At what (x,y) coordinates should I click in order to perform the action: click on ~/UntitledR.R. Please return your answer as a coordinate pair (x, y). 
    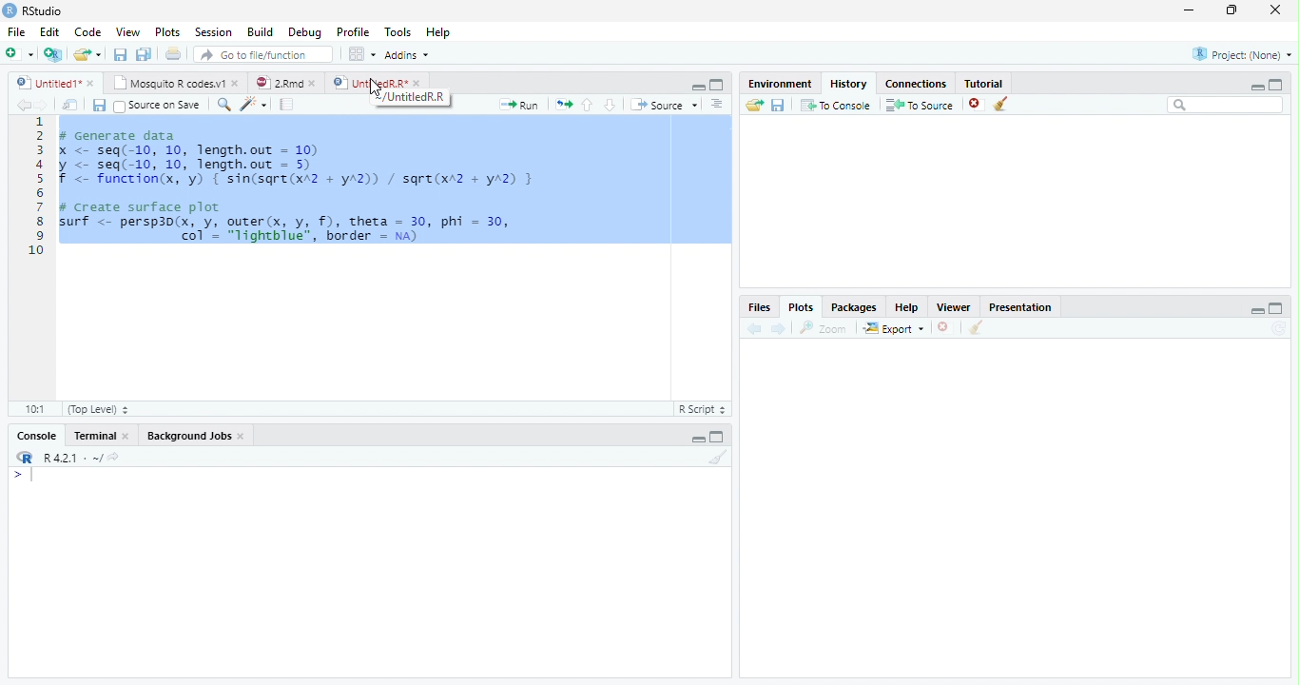
    Looking at the image, I should click on (410, 97).